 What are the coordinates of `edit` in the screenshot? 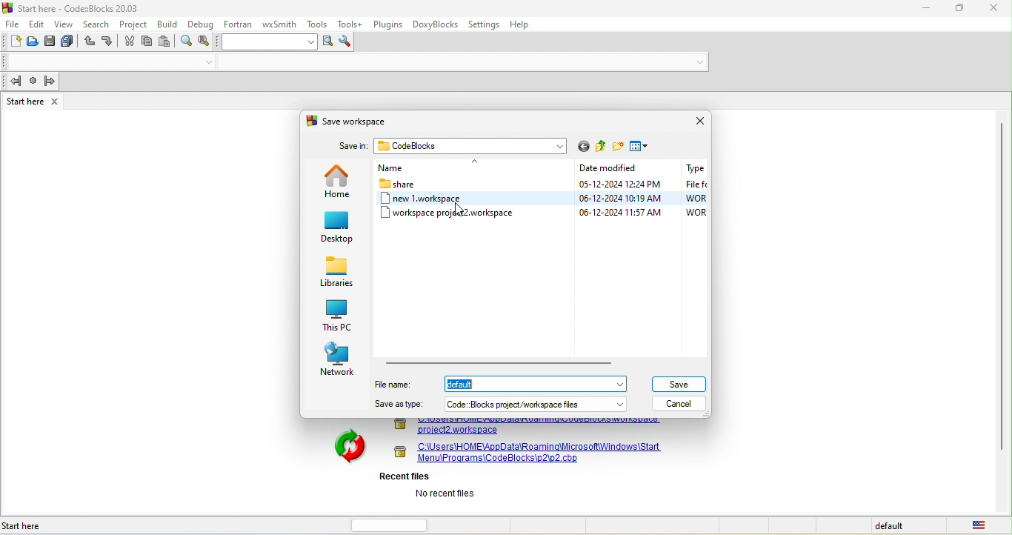 It's located at (37, 23).